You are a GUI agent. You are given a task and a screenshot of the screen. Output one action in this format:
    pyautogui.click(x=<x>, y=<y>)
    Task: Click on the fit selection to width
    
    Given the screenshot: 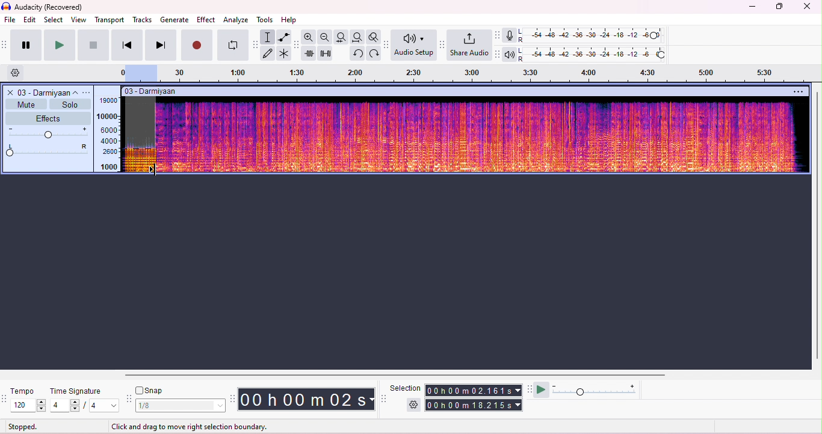 What is the action you would take?
    pyautogui.click(x=341, y=37)
    